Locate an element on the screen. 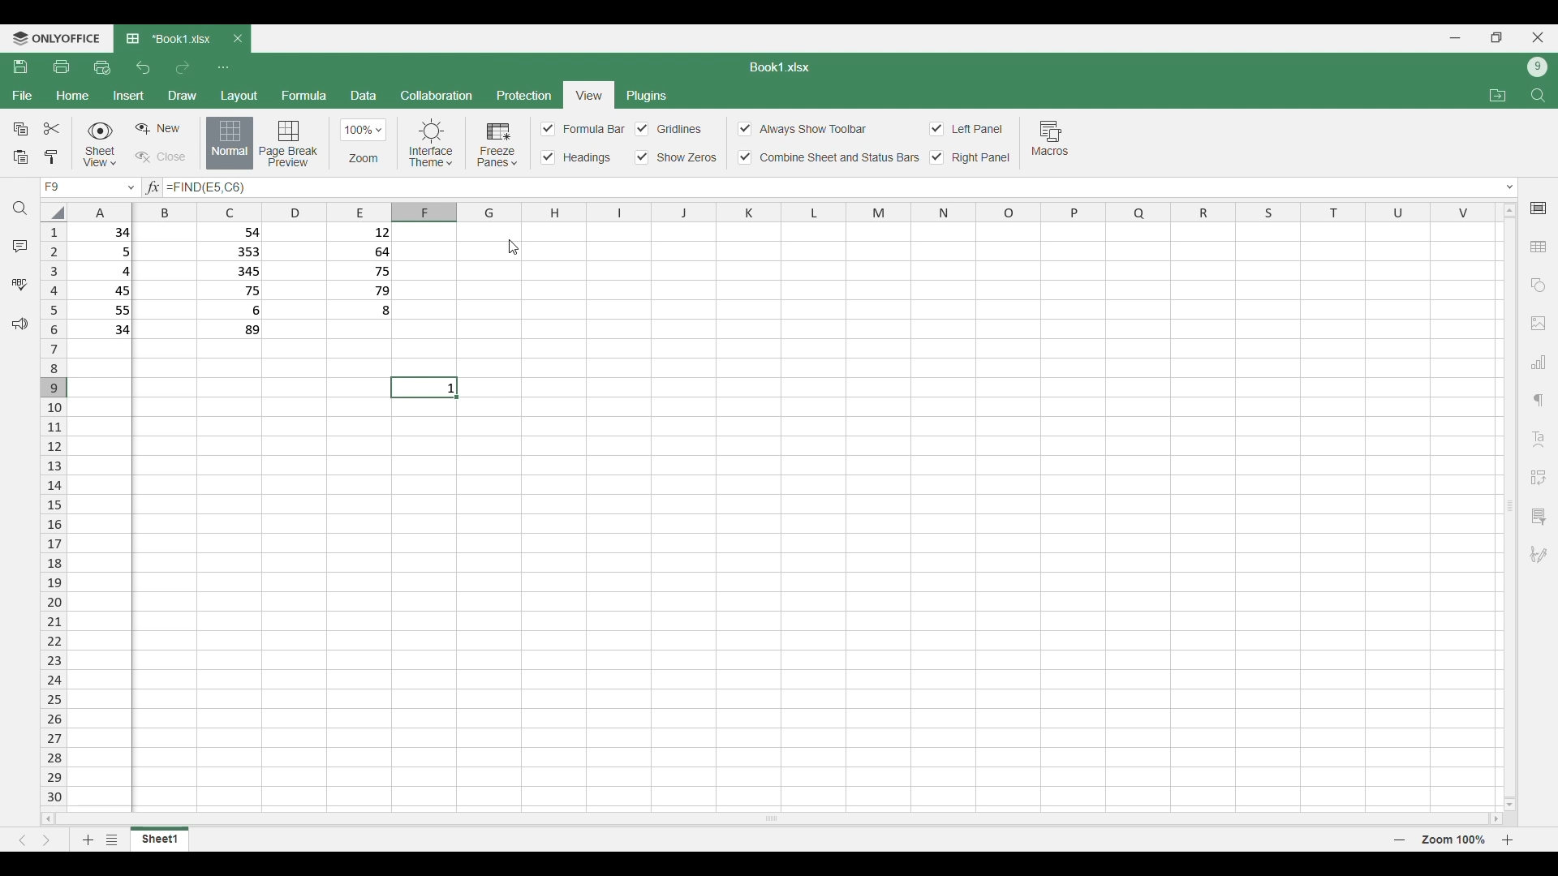 The width and height of the screenshot is (1558, 876). Paragraph settings is located at coordinates (1539, 401).